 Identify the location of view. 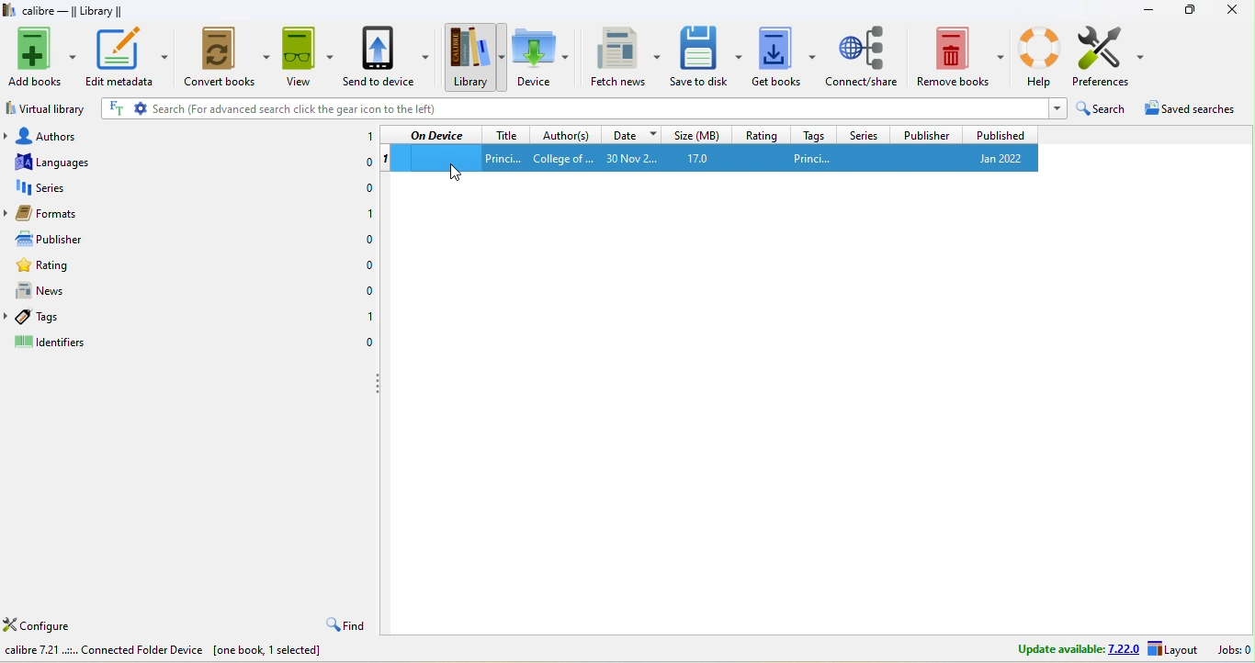
(307, 59).